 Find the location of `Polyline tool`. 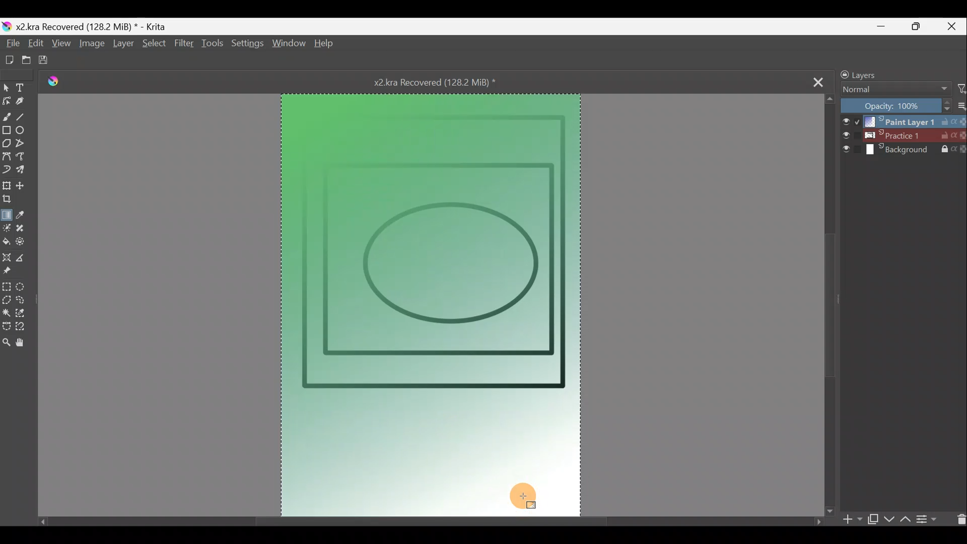

Polyline tool is located at coordinates (25, 145).